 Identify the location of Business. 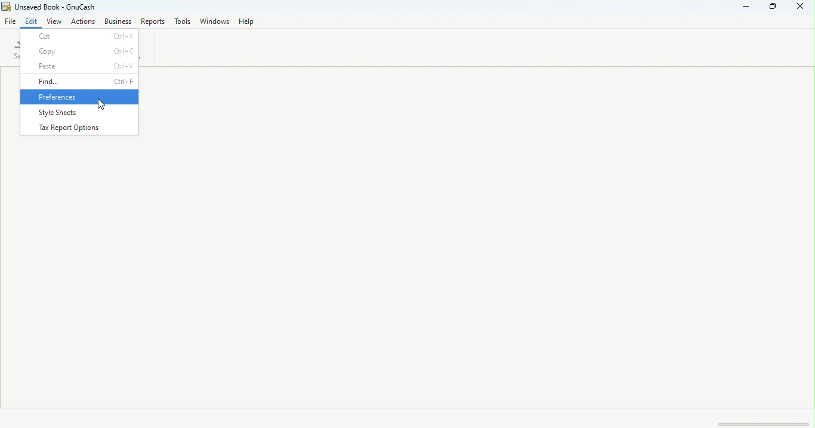
(118, 20).